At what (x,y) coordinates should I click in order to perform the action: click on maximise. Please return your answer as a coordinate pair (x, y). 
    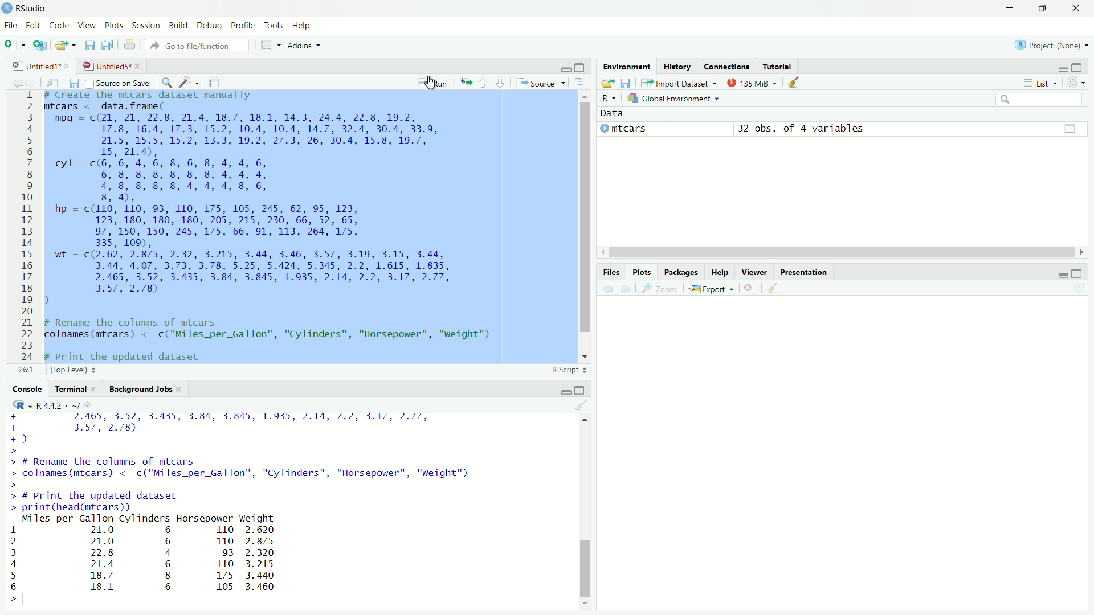
    Looking at the image, I should click on (579, 67).